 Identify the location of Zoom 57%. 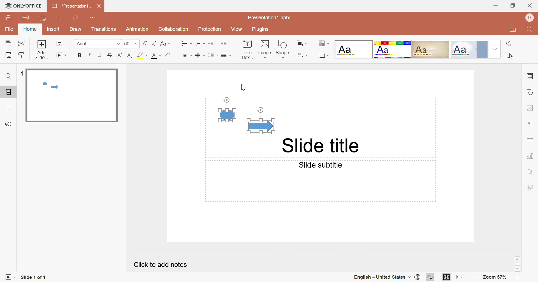
(495, 278).